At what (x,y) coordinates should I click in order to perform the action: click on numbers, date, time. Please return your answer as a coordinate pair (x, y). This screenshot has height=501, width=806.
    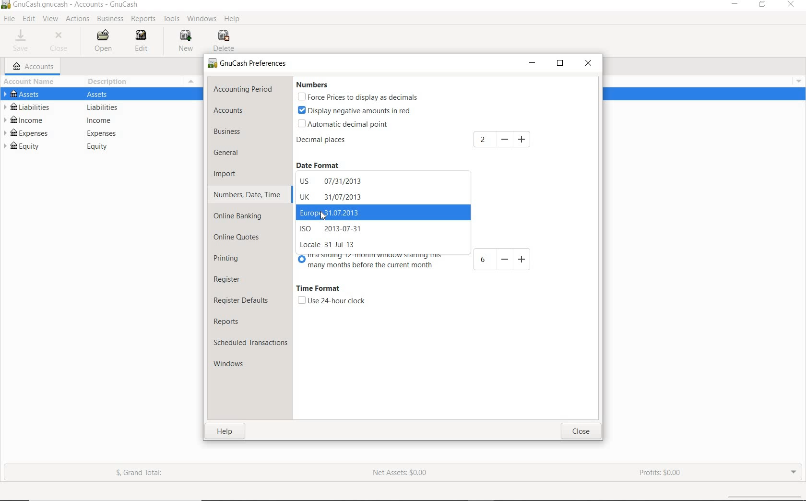
    Looking at the image, I should click on (247, 194).